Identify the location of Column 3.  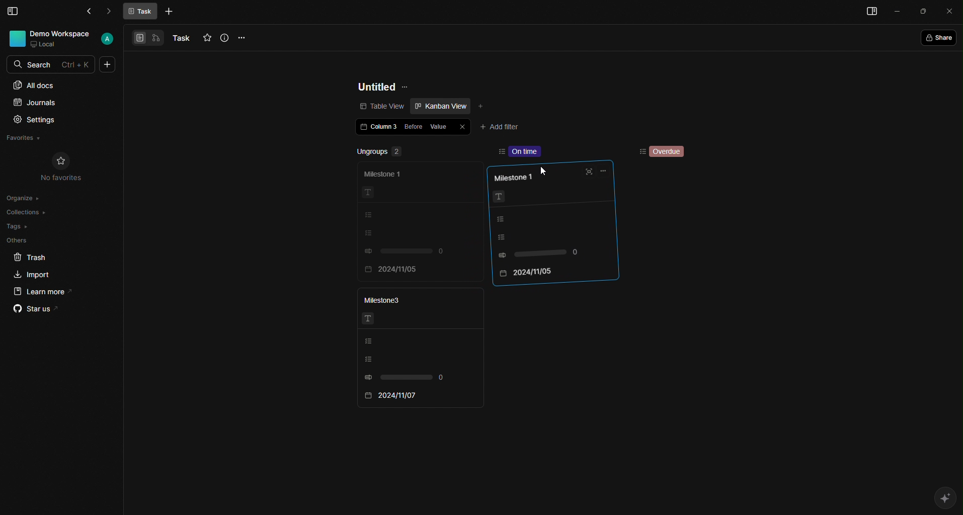
(377, 128).